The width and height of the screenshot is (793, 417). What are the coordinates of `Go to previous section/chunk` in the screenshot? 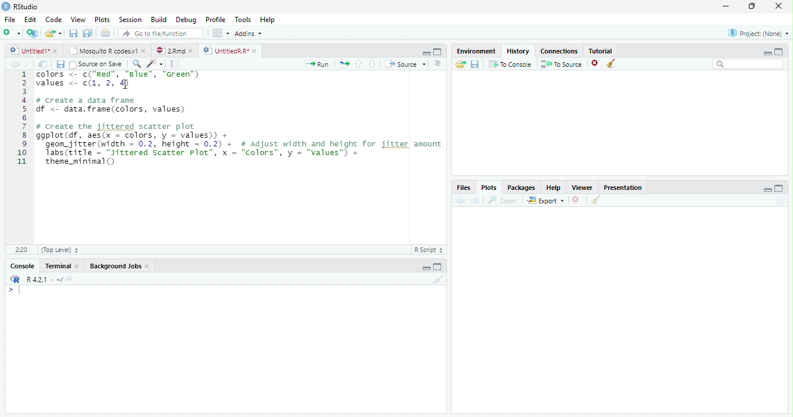 It's located at (358, 64).